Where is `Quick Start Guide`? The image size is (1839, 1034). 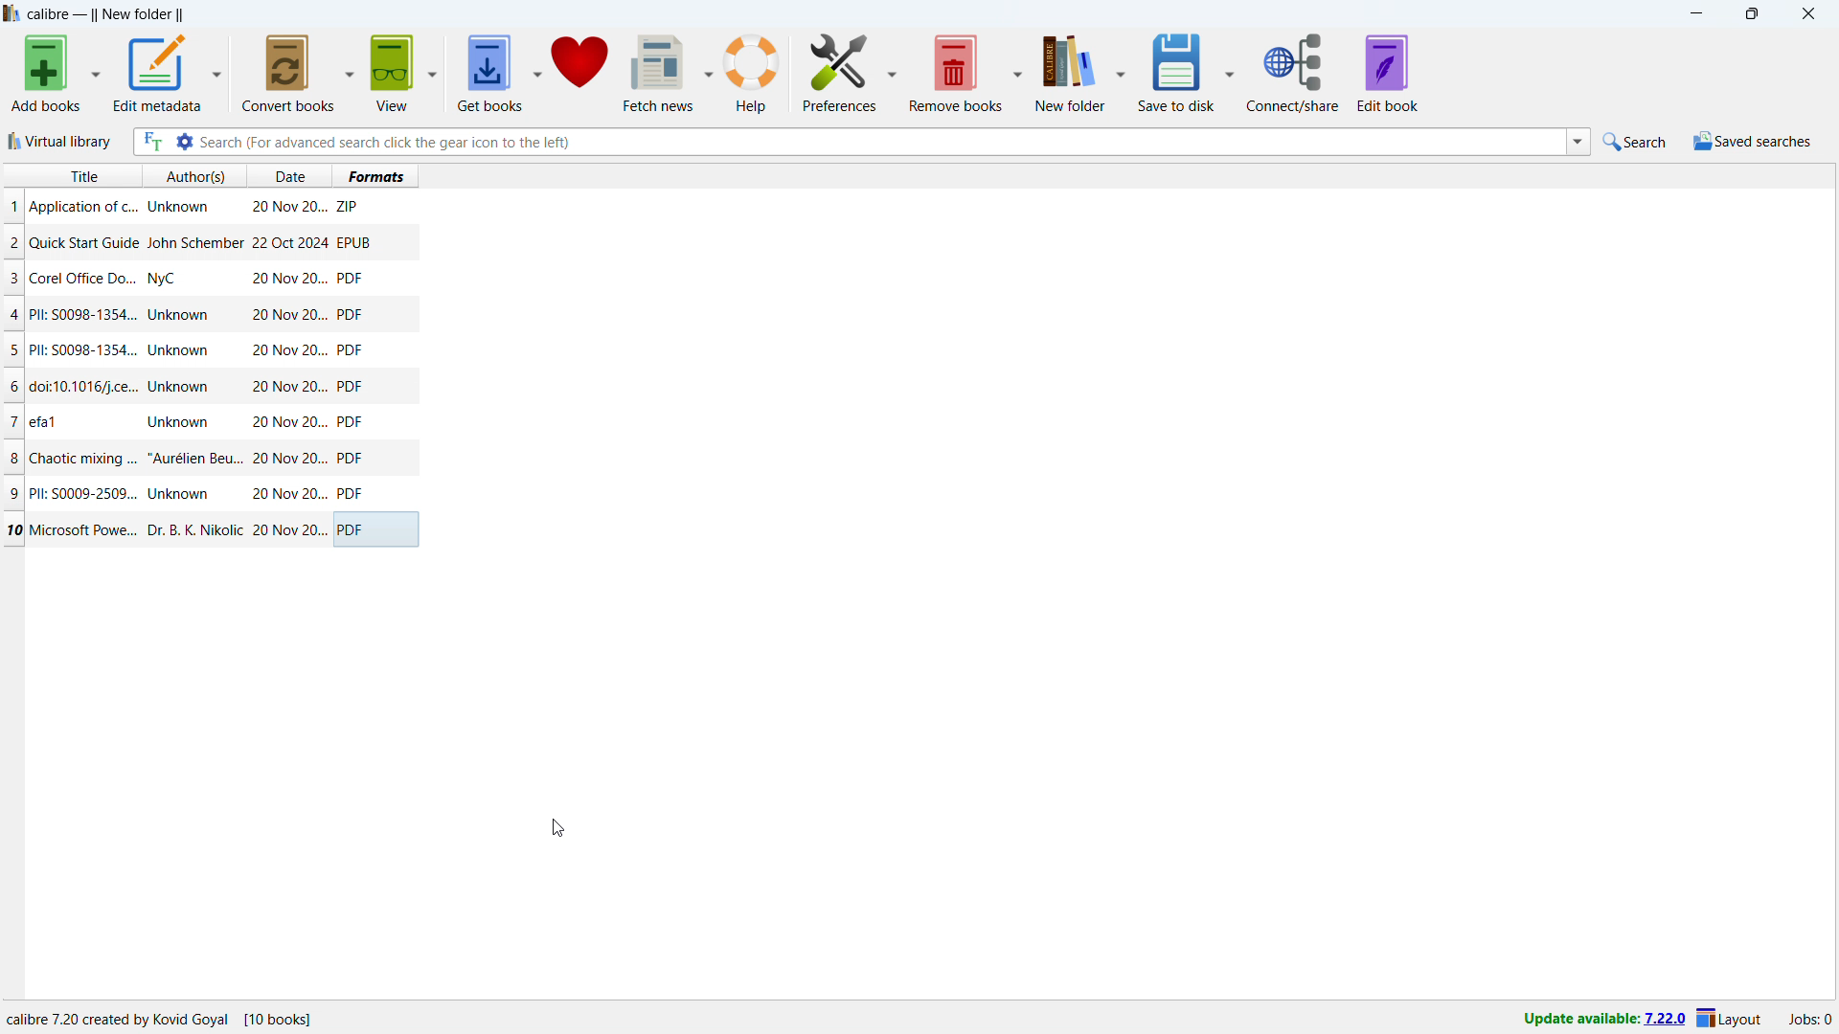
Quick Start Guide is located at coordinates (84, 243).